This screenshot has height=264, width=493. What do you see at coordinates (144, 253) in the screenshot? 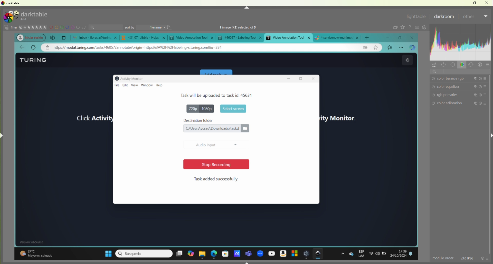
I see `search` at bounding box center [144, 253].